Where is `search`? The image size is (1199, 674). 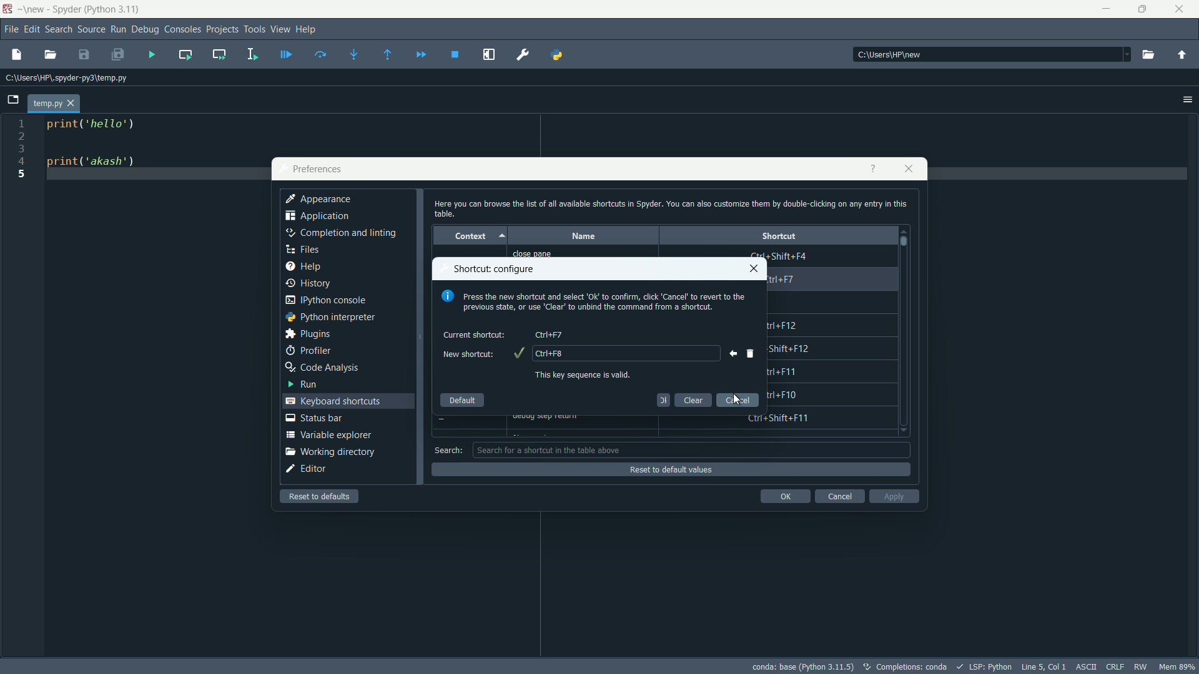
search is located at coordinates (448, 450).